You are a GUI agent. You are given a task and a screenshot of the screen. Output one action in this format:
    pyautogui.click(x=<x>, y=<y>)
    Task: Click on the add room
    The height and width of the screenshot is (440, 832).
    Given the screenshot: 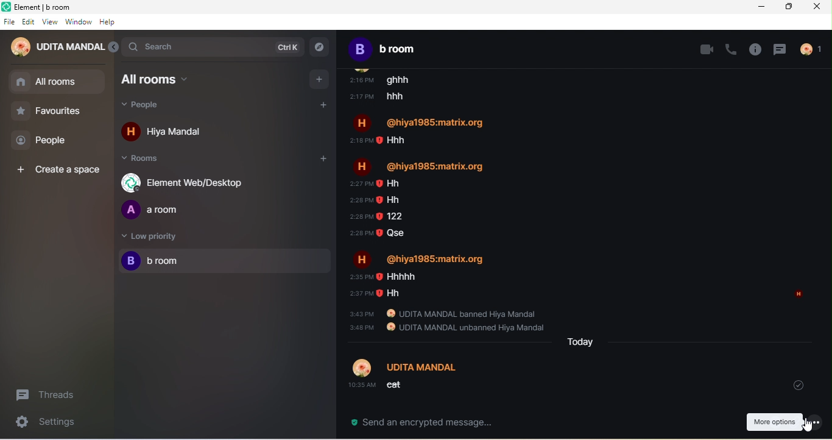 What is the action you would take?
    pyautogui.click(x=320, y=79)
    